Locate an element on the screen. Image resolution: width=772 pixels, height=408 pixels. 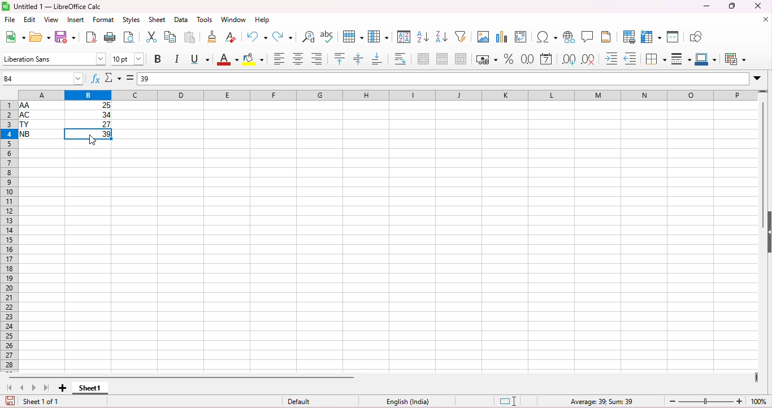
unmerge is located at coordinates (459, 58).